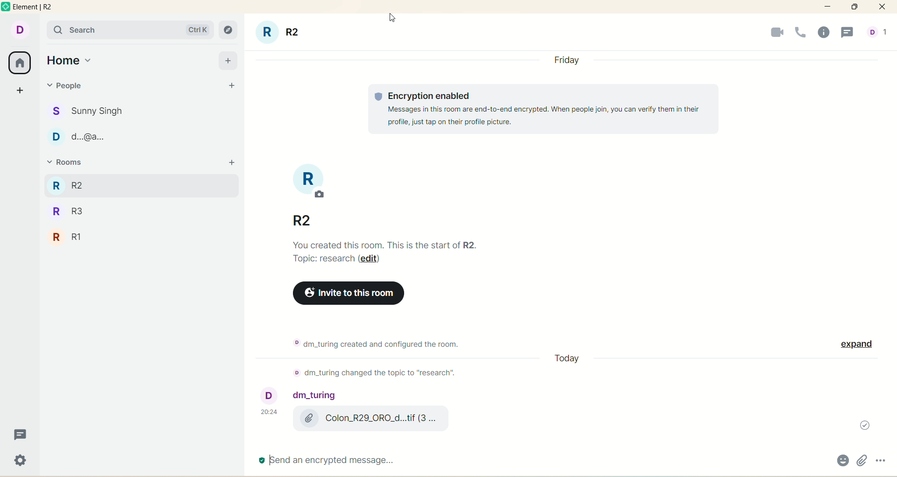 The height and width of the screenshot is (477, 897). What do you see at coordinates (566, 360) in the screenshot?
I see `` at bounding box center [566, 360].